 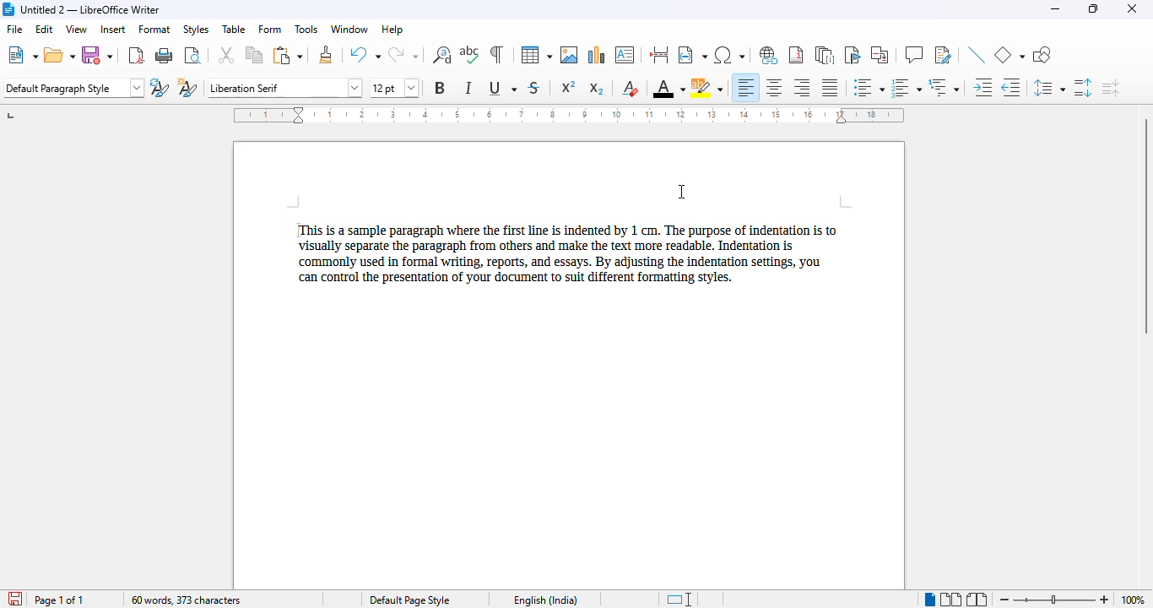 I want to click on zoom in, so click(x=1105, y=600).